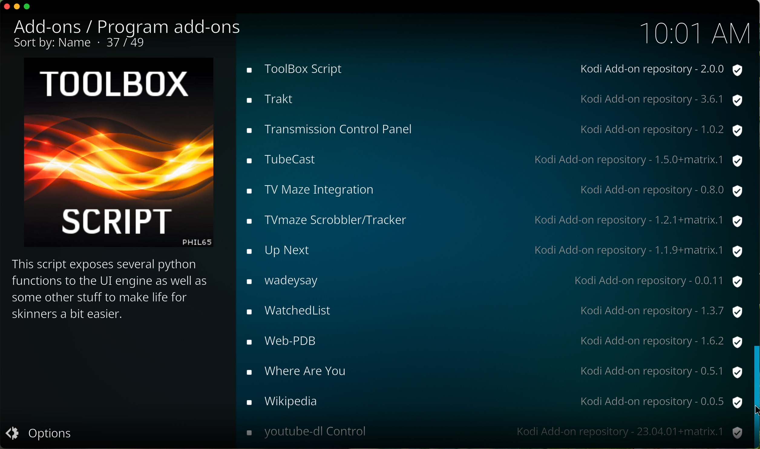  I want to click on wadeysay, so click(493, 281).